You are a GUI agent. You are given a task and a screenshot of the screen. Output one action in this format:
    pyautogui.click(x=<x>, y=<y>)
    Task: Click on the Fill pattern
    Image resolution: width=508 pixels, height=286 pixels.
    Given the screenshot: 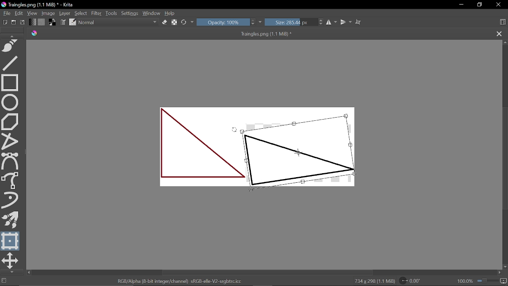 What is the action you would take?
    pyautogui.click(x=42, y=22)
    